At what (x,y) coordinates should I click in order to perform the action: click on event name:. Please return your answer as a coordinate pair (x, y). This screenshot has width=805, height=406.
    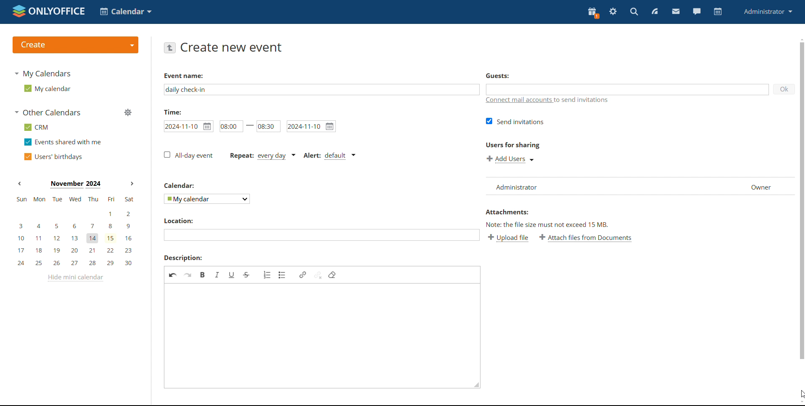
    Looking at the image, I should click on (191, 76).